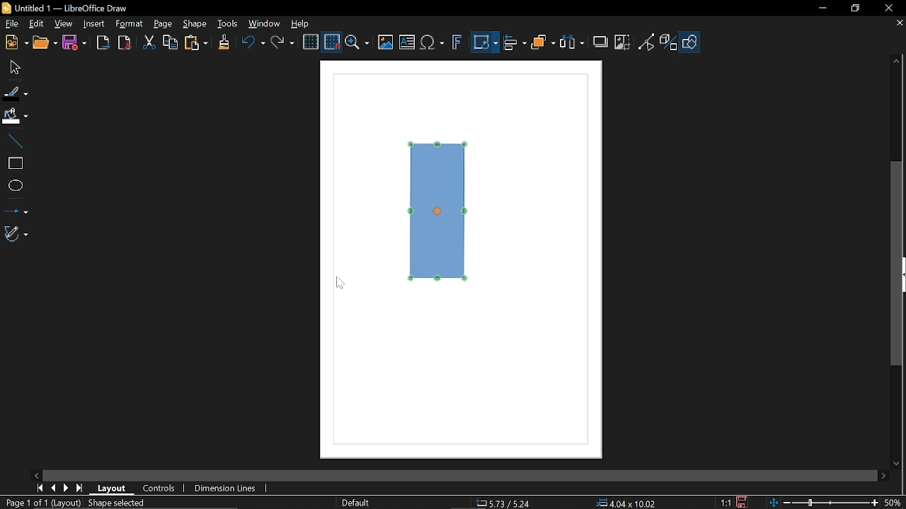  I want to click on 5.73/5.24 (Cursor Position), so click(505, 503).